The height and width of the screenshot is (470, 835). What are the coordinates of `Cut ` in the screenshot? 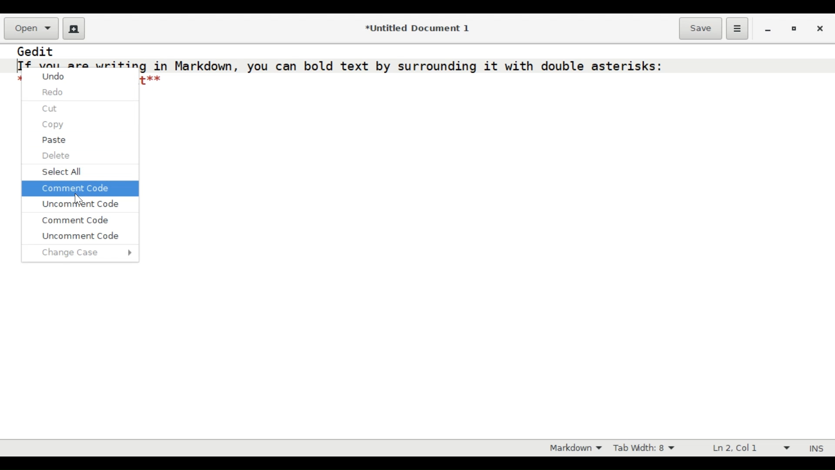 It's located at (50, 108).